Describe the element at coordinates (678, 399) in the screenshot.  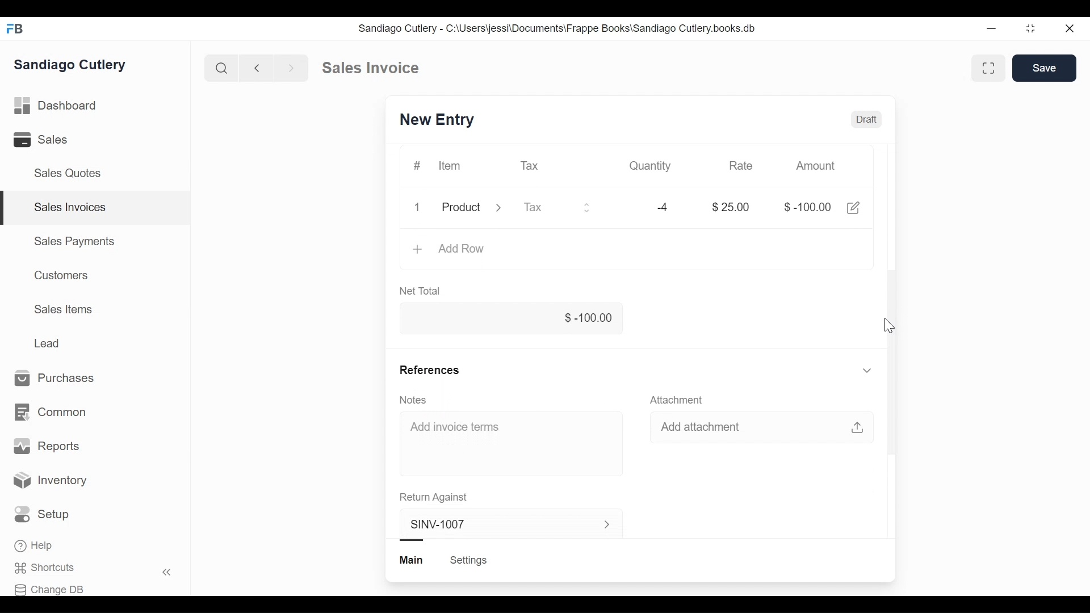
I see `Attachment` at that location.